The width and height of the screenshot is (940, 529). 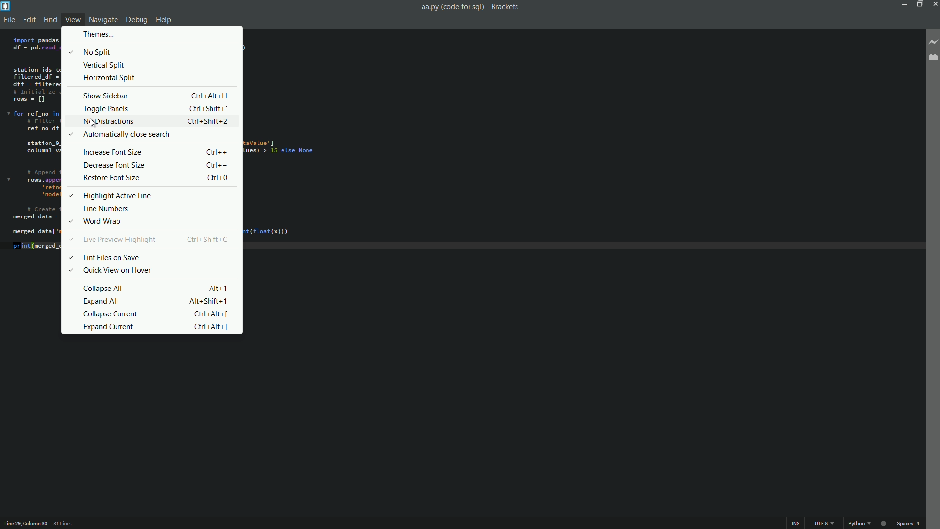 I want to click on minimize button, so click(x=901, y=4).